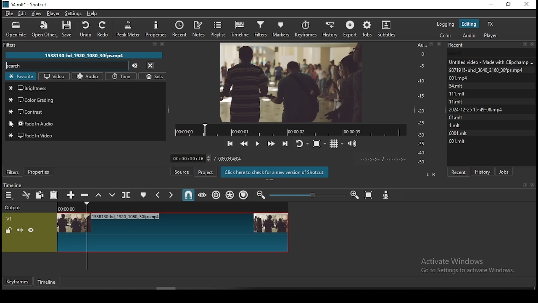 The width and height of the screenshot is (538, 303). Describe the element at coordinates (68, 29) in the screenshot. I see `save` at that location.